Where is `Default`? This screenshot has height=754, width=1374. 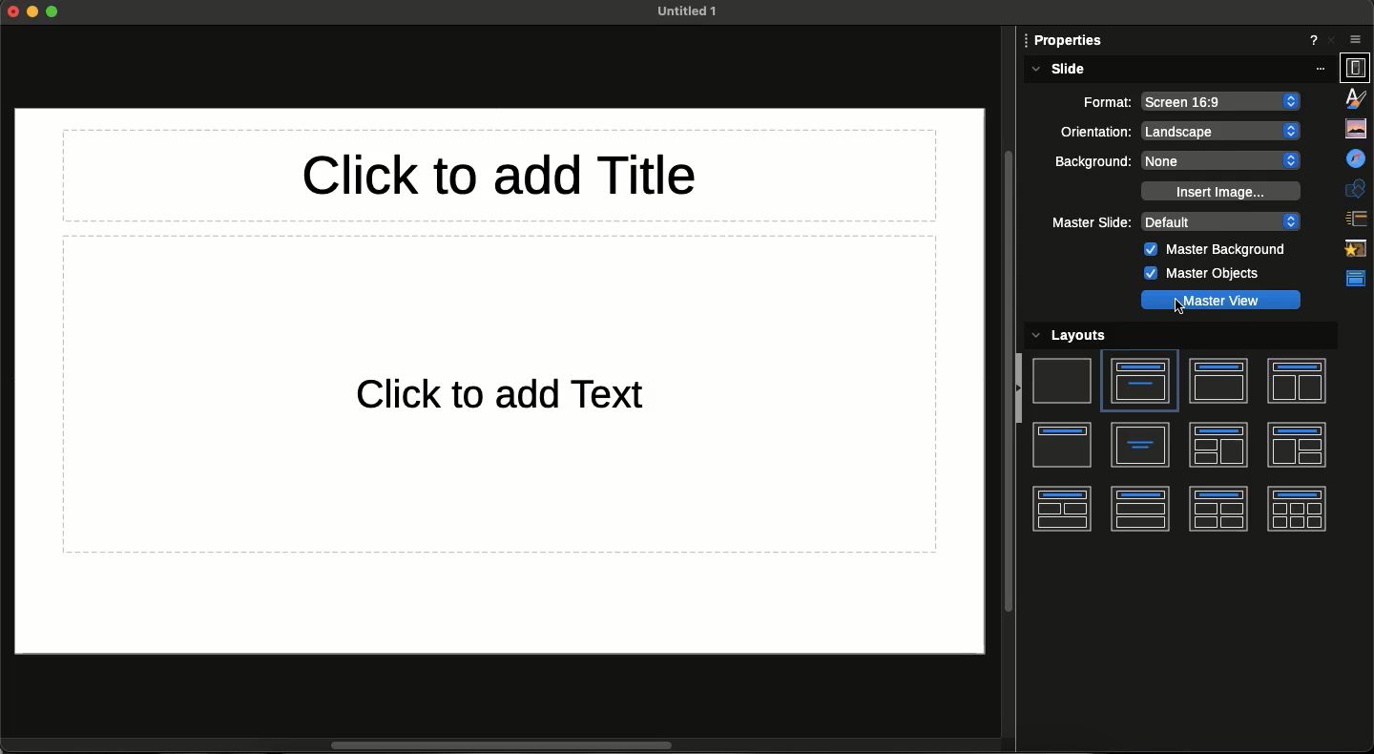 Default is located at coordinates (1221, 221).